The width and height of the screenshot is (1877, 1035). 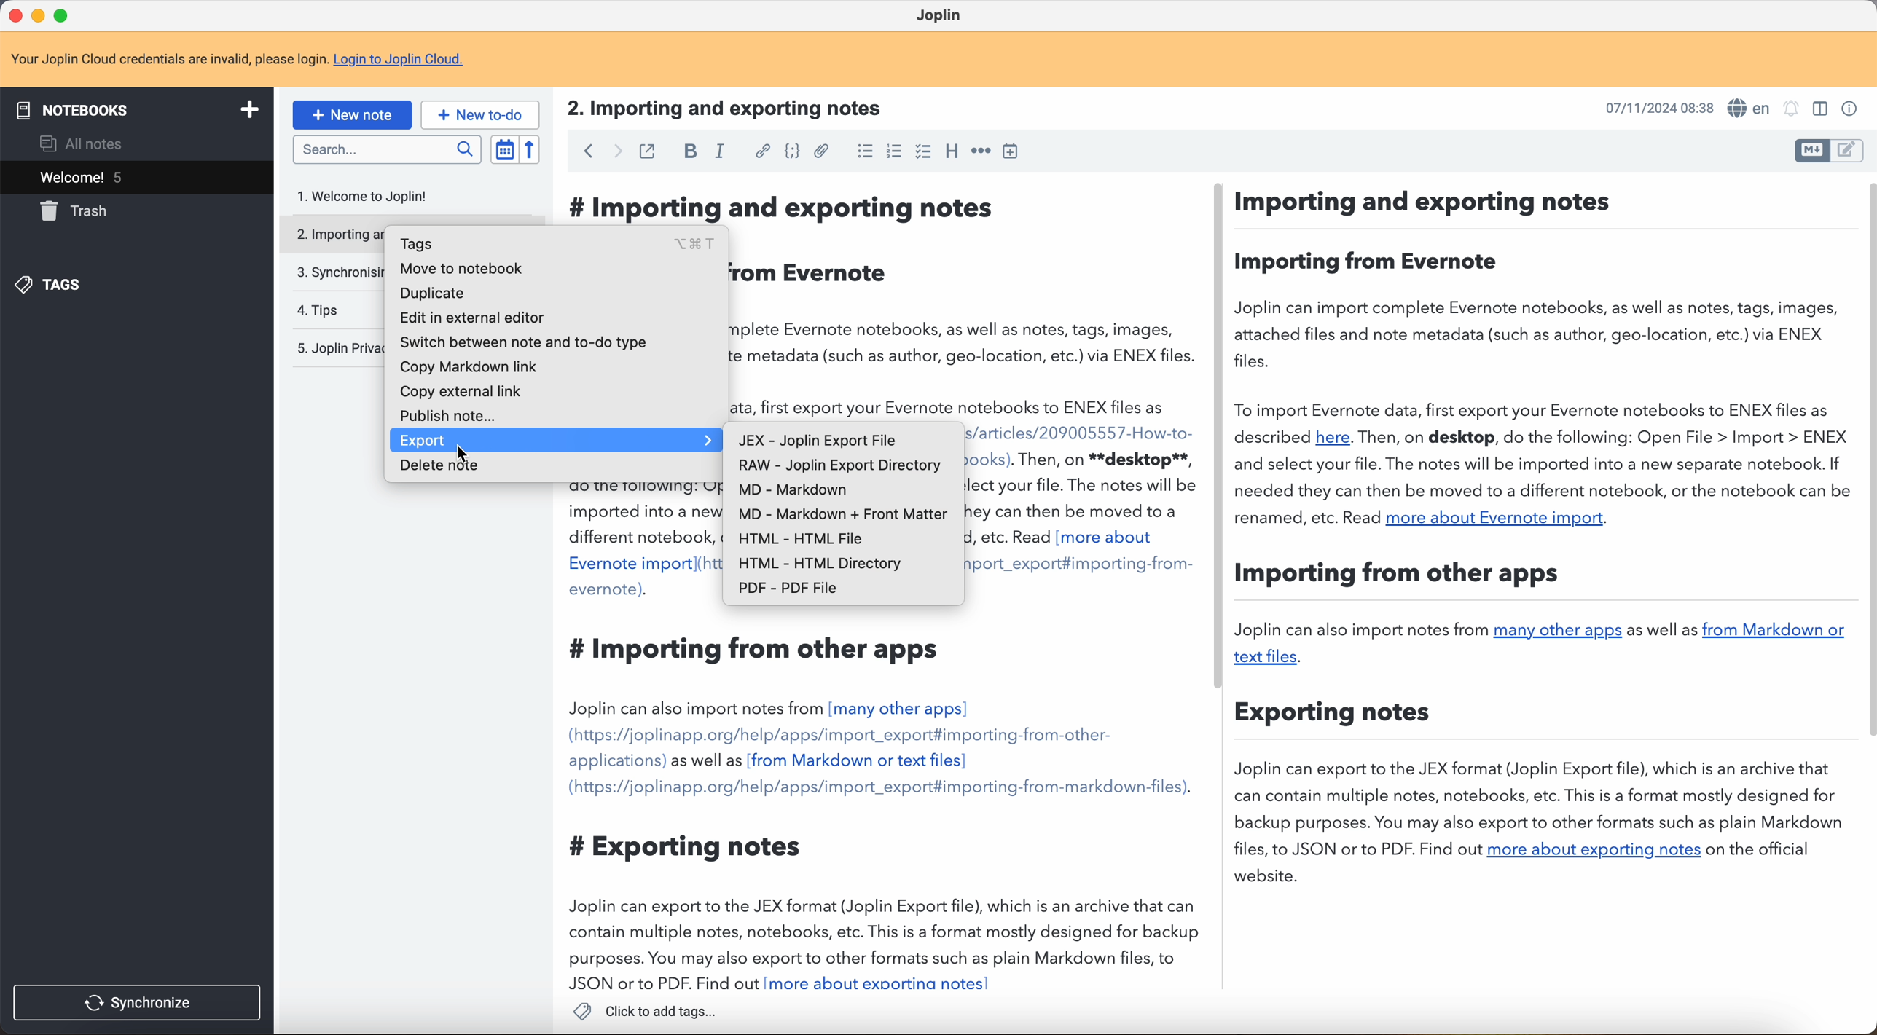 What do you see at coordinates (821, 151) in the screenshot?
I see `attach file` at bounding box center [821, 151].